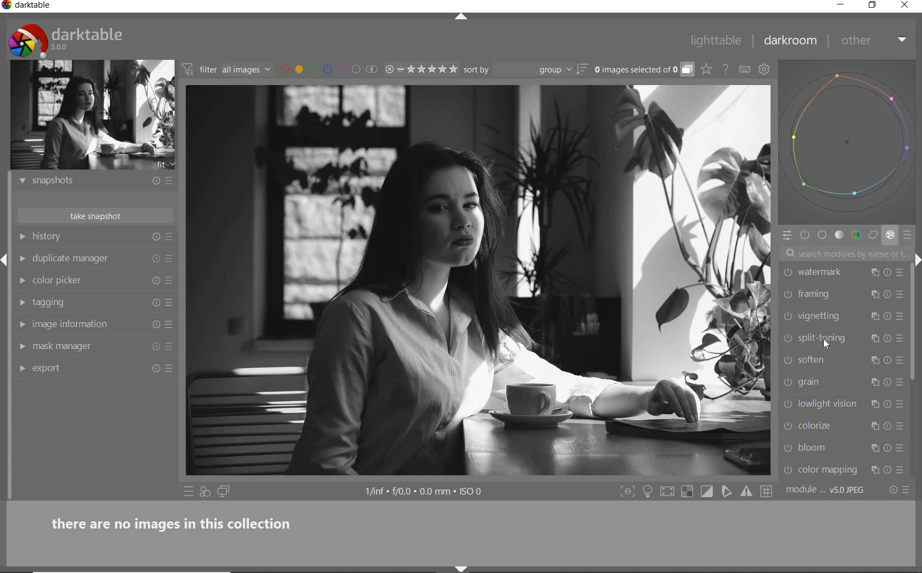 The height and width of the screenshot is (573, 922). What do you see at coordinates (170, 325) in the screenshot?
I see `preset and preferences` at bounding box center [170, 325].